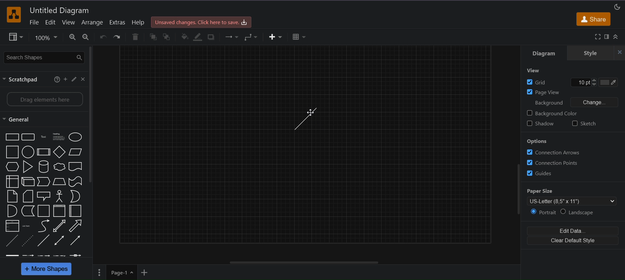  Describe the element at coordinates (69, 22) in the screenshot. I see `view` at that location.